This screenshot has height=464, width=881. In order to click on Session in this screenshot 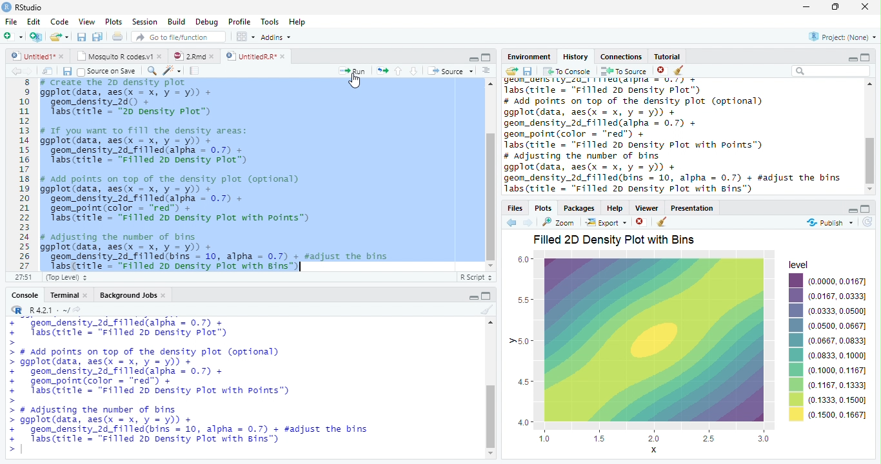, I will do `click(145, 22)`.